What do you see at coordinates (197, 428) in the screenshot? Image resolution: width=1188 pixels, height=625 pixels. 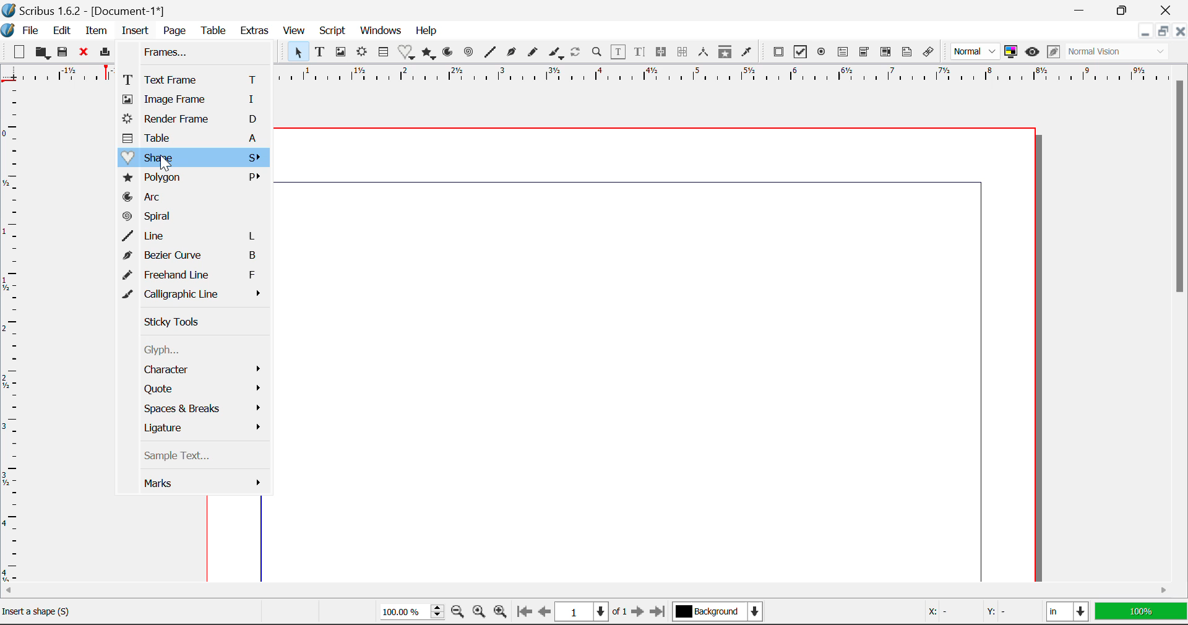 I see `Ligiature` at bounding box center [197, 428].